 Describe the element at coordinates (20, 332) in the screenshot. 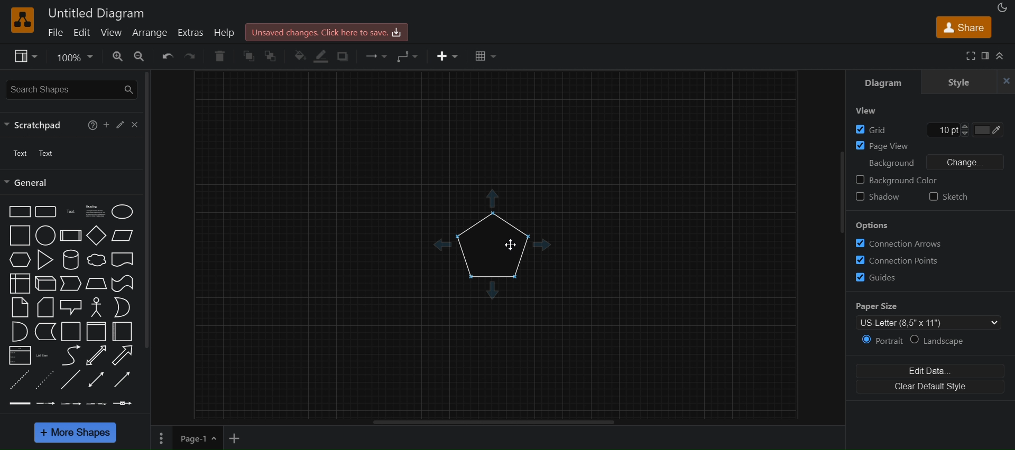

I see `And` at that location.